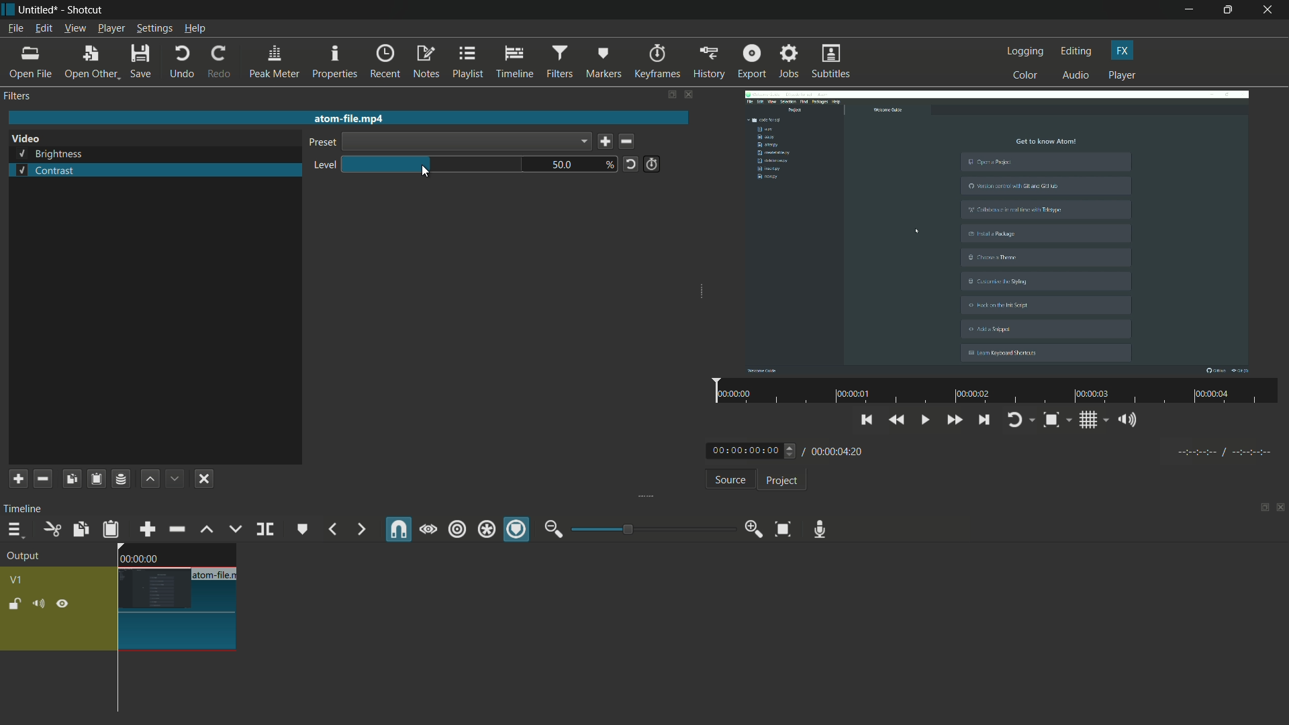 The width and height of the screenshot is (1289, 725). What do you see at coordinates (75, 28) in the screenshot?
I see `view menu` at bounding box center [75, 28].